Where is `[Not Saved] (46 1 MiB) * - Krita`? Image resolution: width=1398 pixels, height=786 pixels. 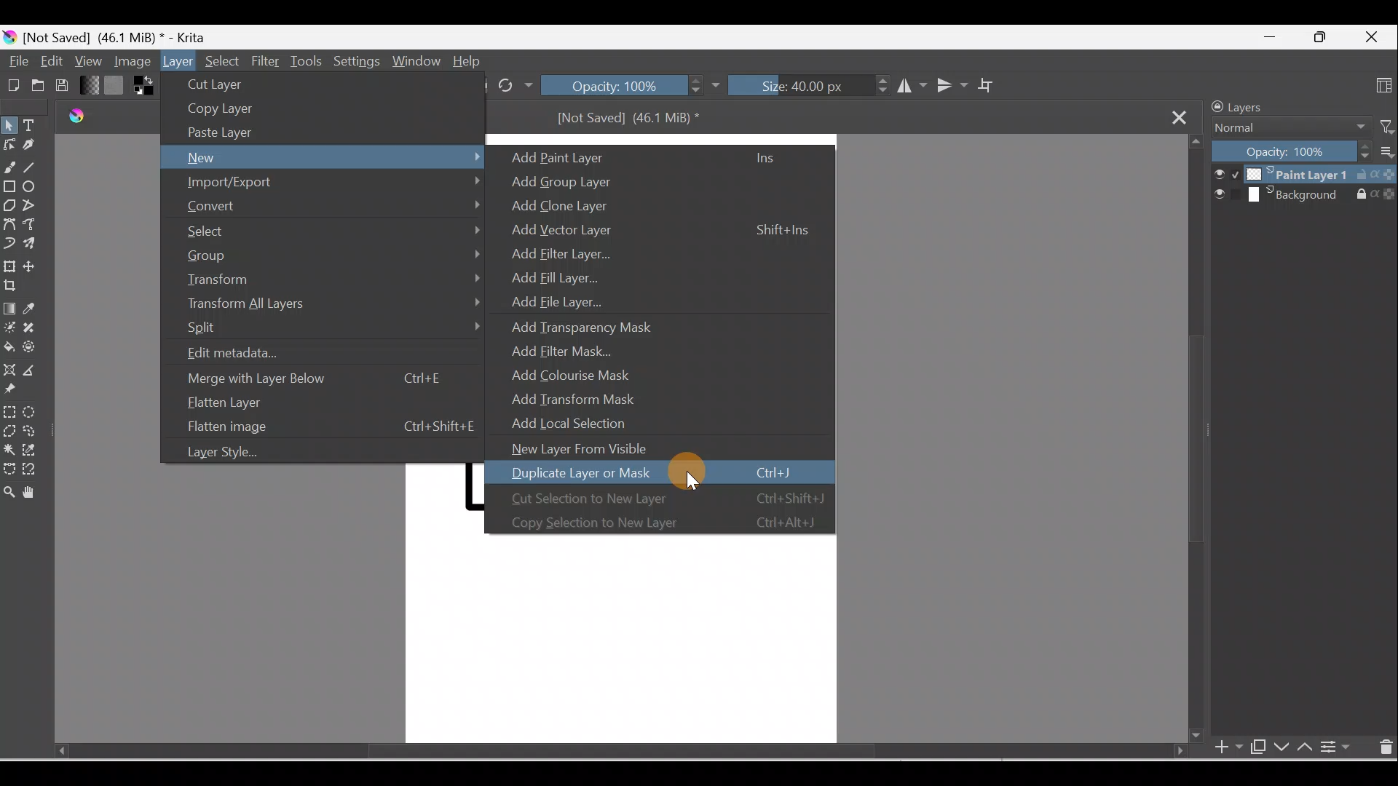
[Not Saved] (46 1 MiB) * - Krita is located at coordinates (125, 35).